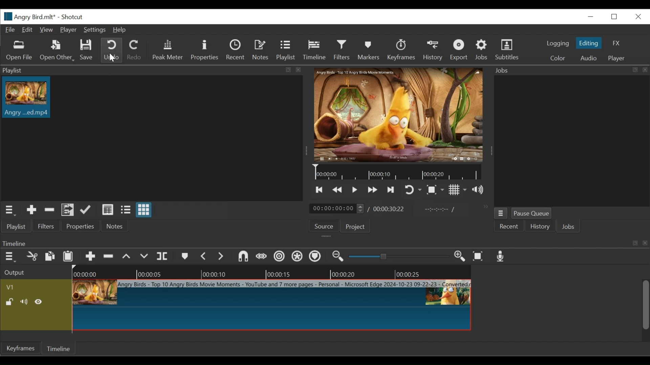  Describe the element at coordinates (49, 210) in the screenshot. I see `Remove cut` at that location.